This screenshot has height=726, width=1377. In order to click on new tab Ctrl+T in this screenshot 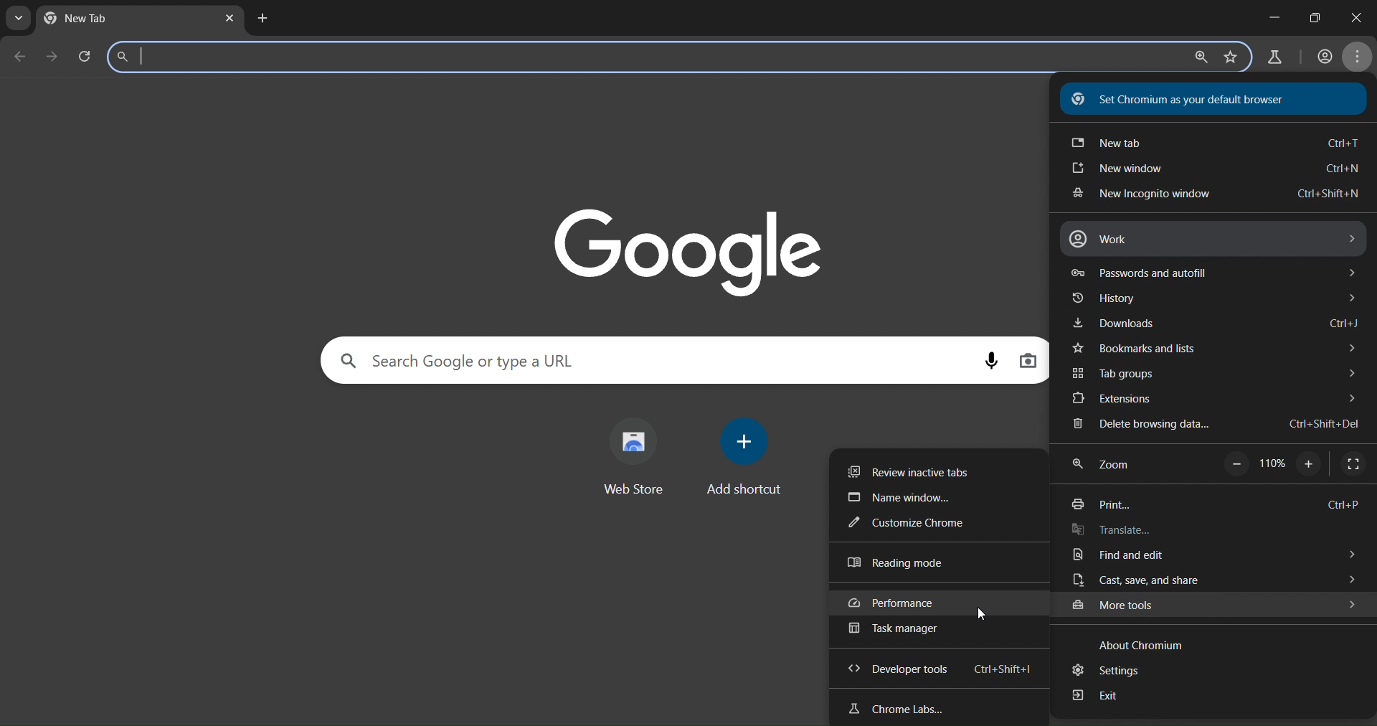, I will do `click(1213, 145)`.